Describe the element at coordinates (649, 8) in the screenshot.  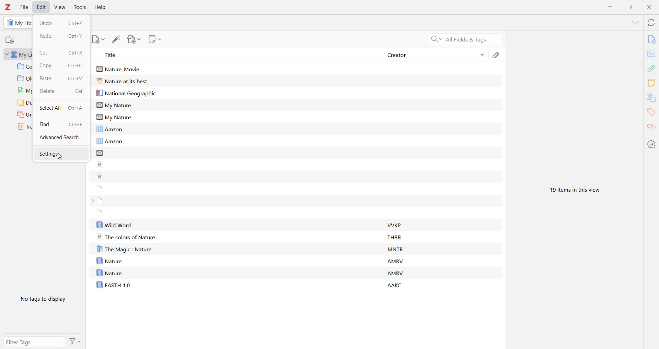
I see `Close` at that location.